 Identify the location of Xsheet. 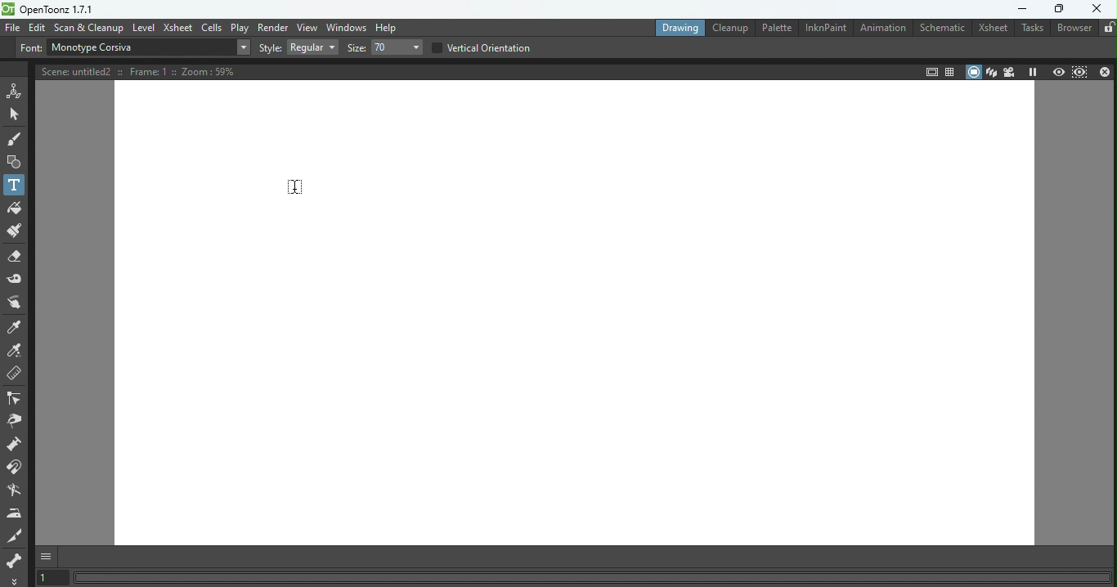
(180, 28).